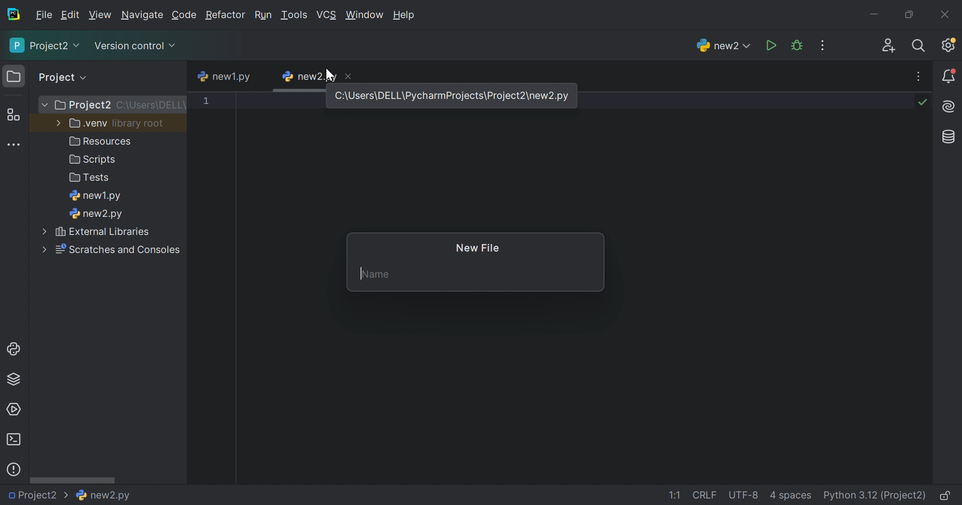 The width and height of the screenshot is (962, 505). Describe the element at coordinates (294, 15) in the screenshot. I see `Tools` at that location.